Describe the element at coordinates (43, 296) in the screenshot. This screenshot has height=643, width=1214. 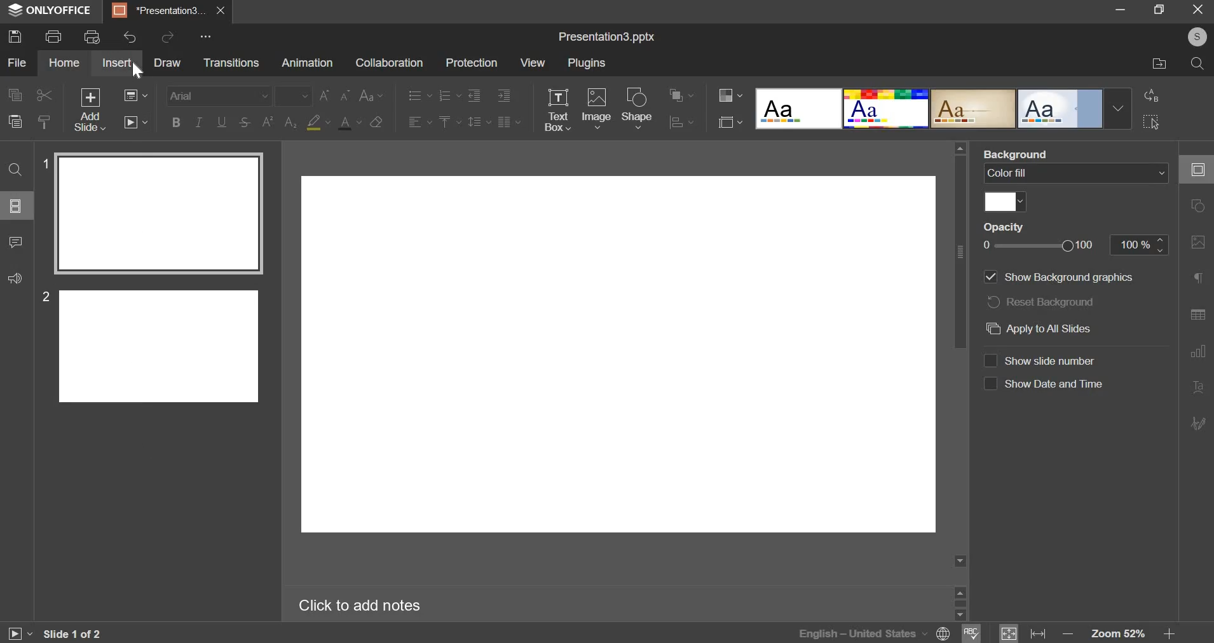
I see `slide number` at that location.